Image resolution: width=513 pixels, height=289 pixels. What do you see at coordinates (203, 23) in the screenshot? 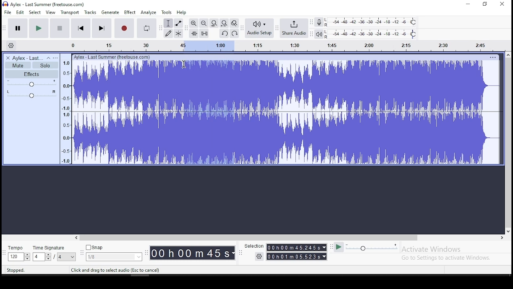
I see `zoom out` at bounding box center [203, 23].